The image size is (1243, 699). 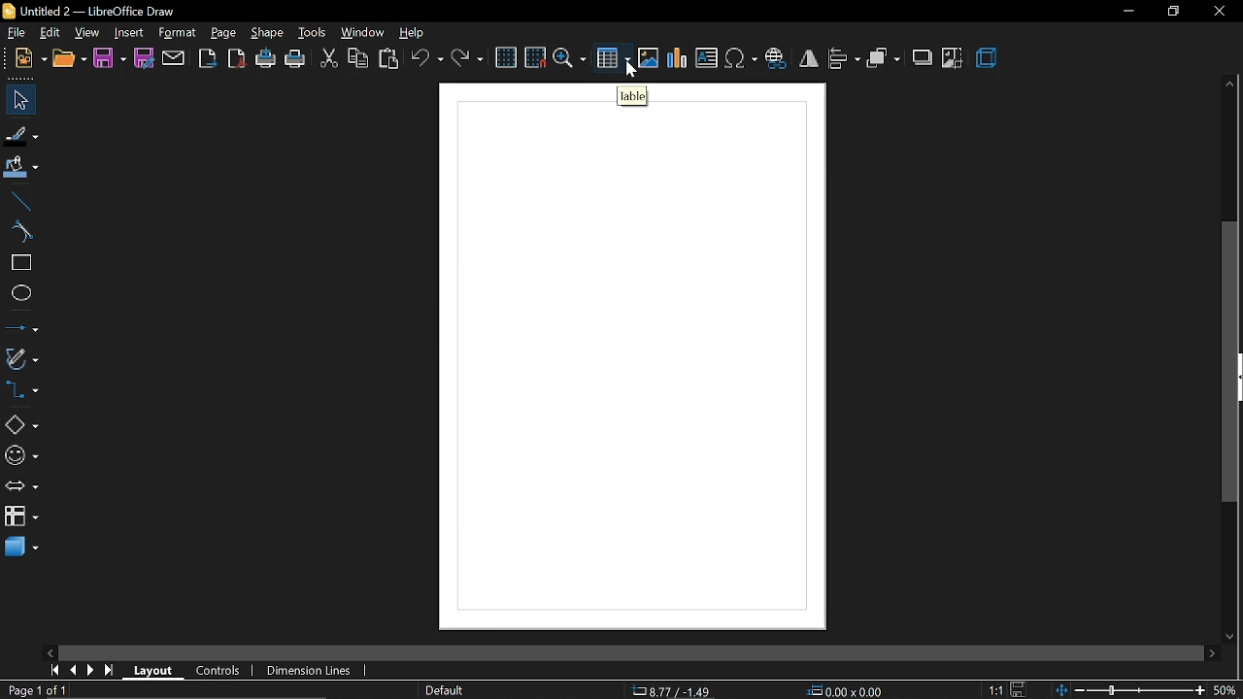 What do you see at coordinates (23, 330) in the screenshot?
I see `lines and arrows` at bounding box center [23, 330].